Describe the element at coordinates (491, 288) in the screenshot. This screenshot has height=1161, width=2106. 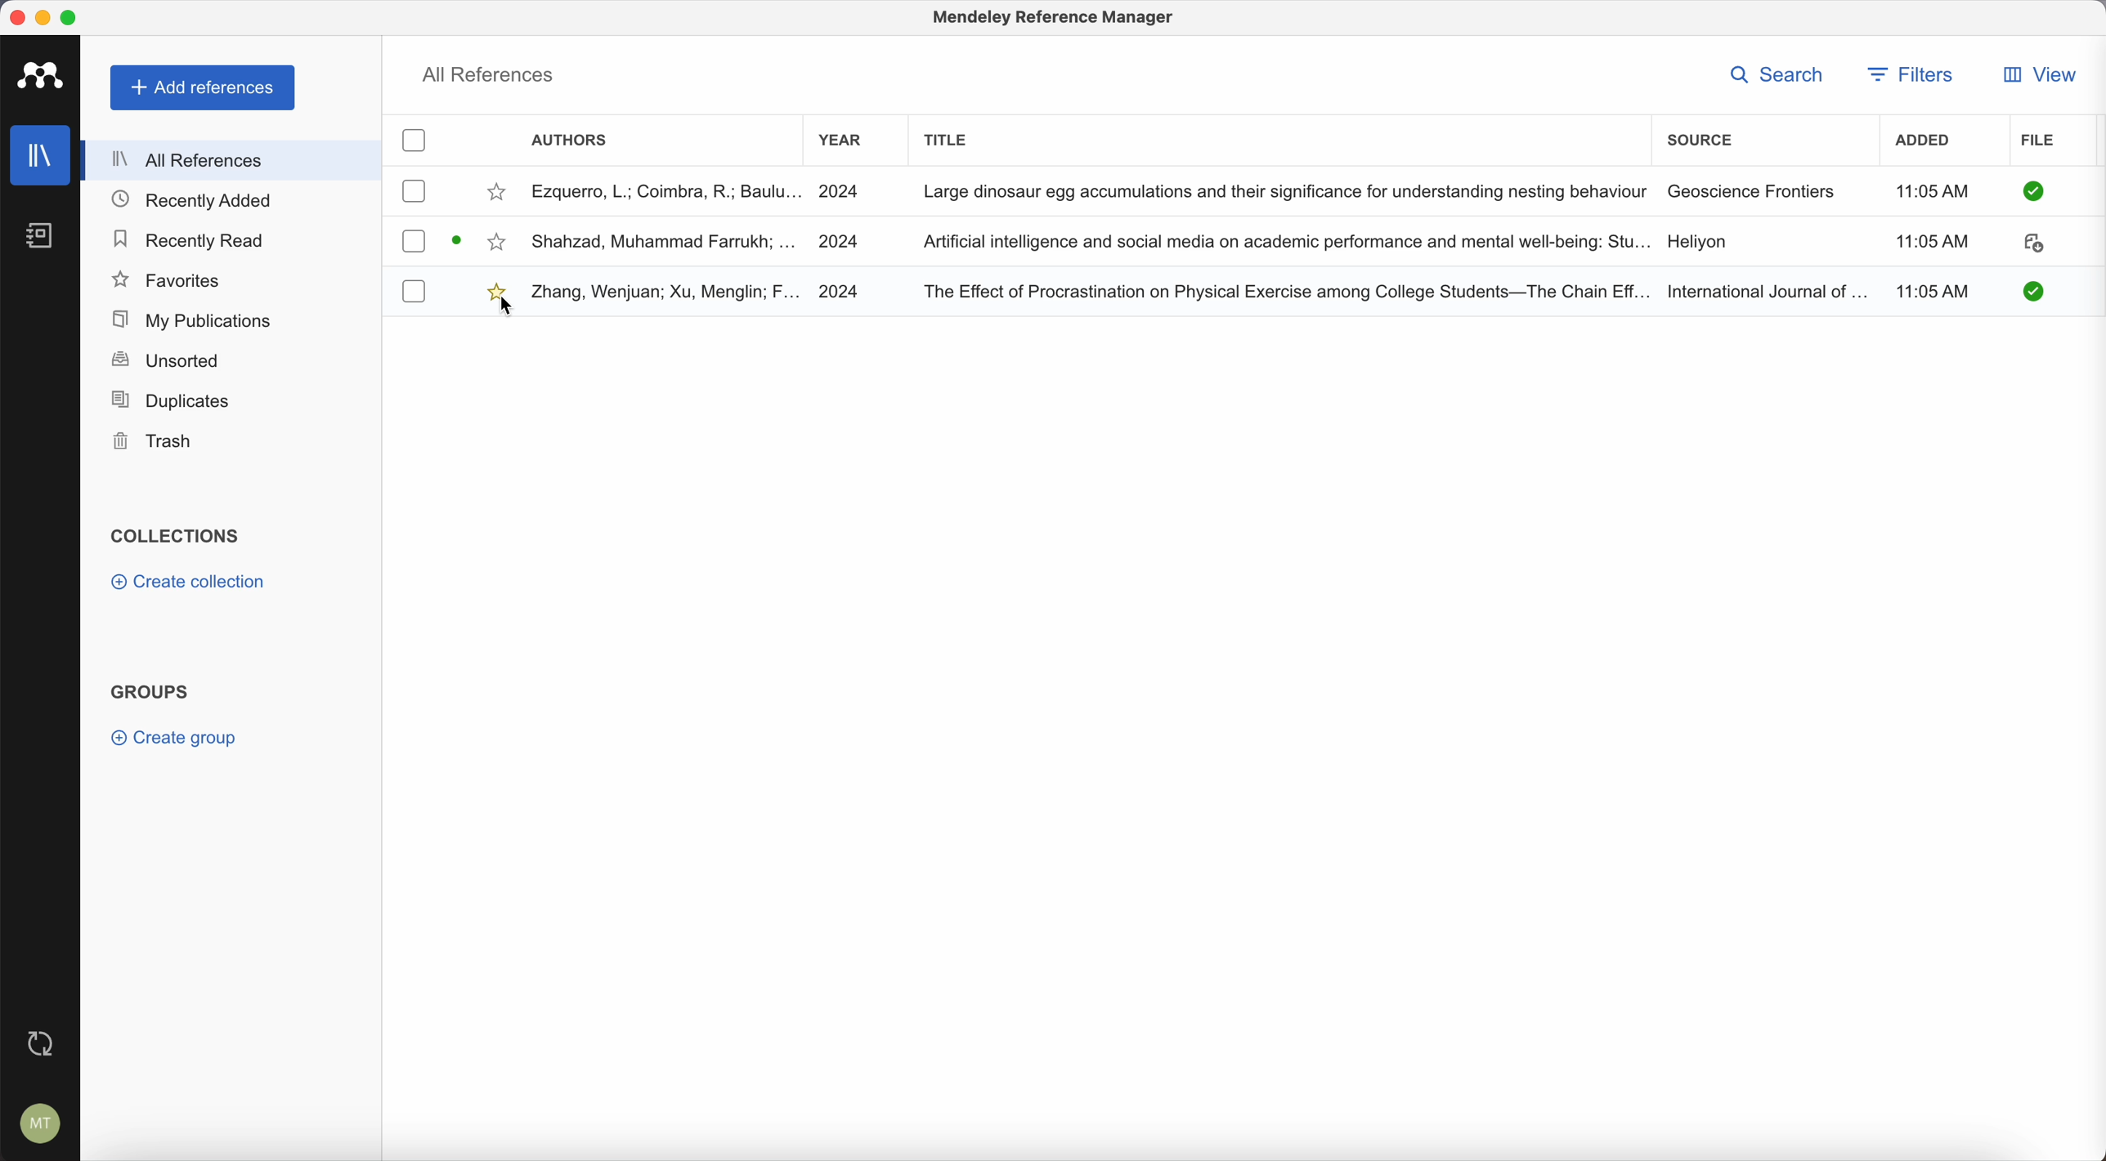
I see `favorite` at that location.